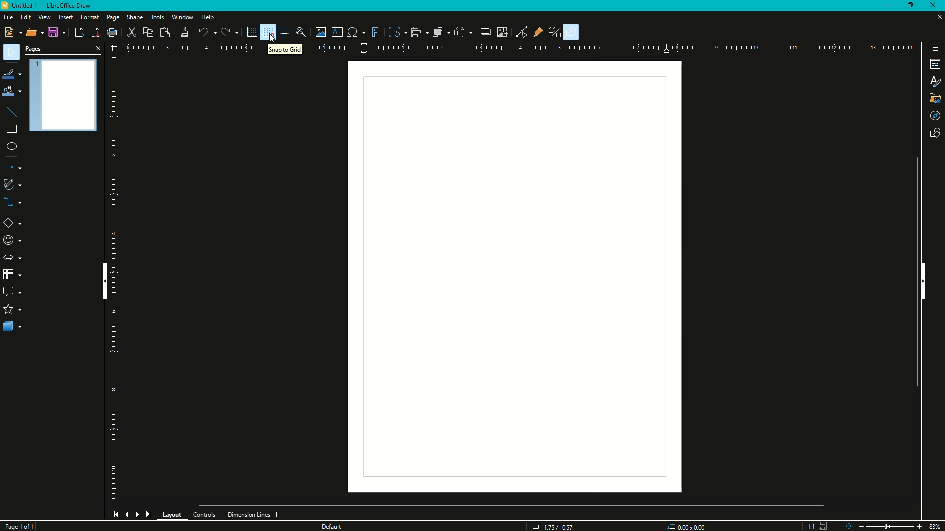  I want to click on Next page, so click(139, 514).